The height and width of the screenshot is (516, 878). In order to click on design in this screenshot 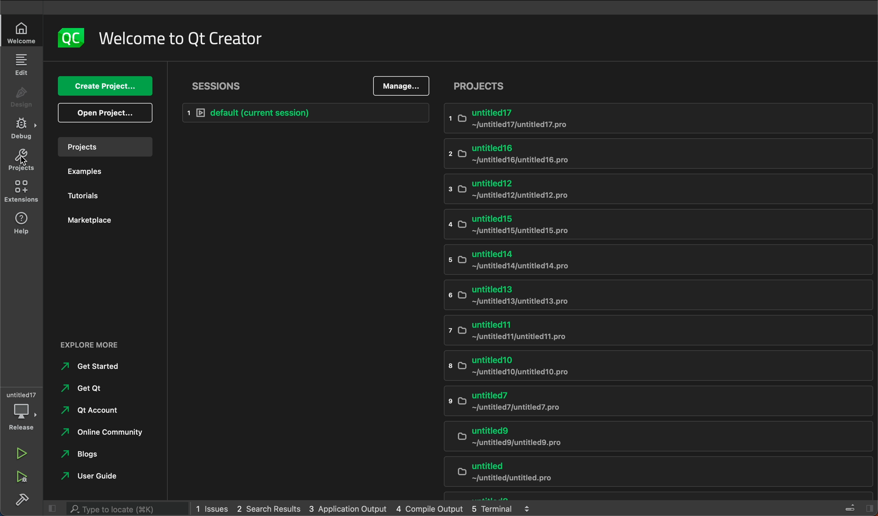, I will do `click(21, 96)`.